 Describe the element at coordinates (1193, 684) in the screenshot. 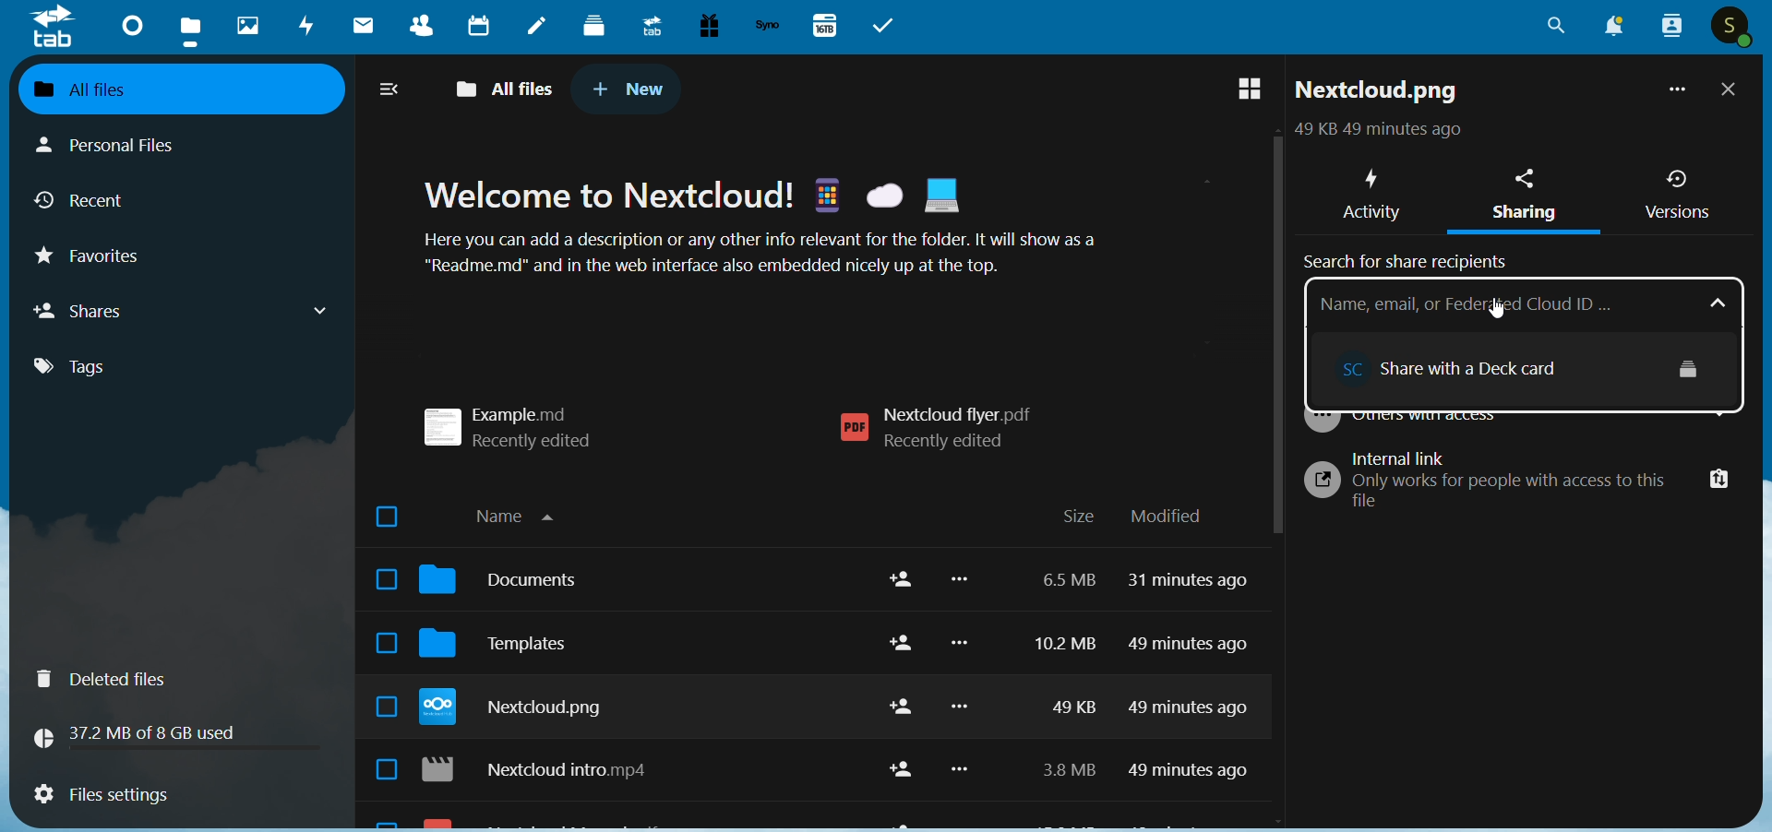

I see `modified time` at that location.